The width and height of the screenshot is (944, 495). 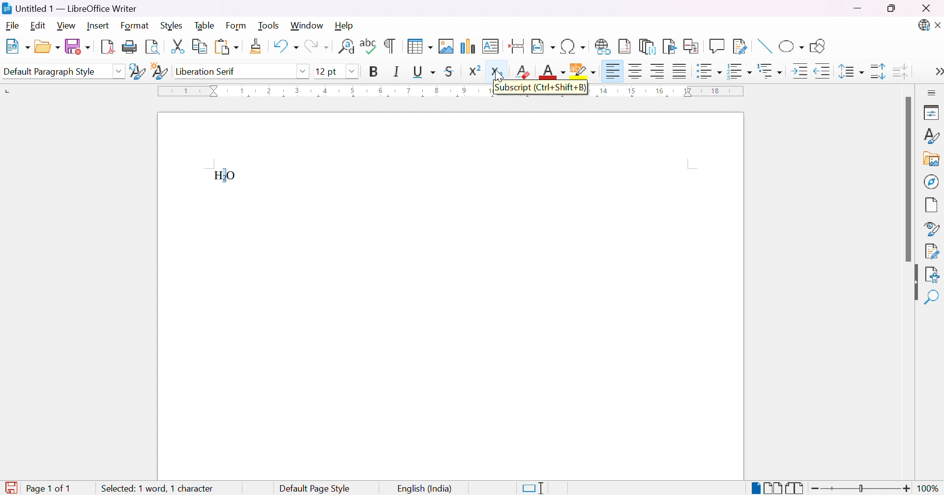 What do you see at coordinates (755, 489) in the screenshot?
I see `Single-page break` at bounding box center [755, 489].